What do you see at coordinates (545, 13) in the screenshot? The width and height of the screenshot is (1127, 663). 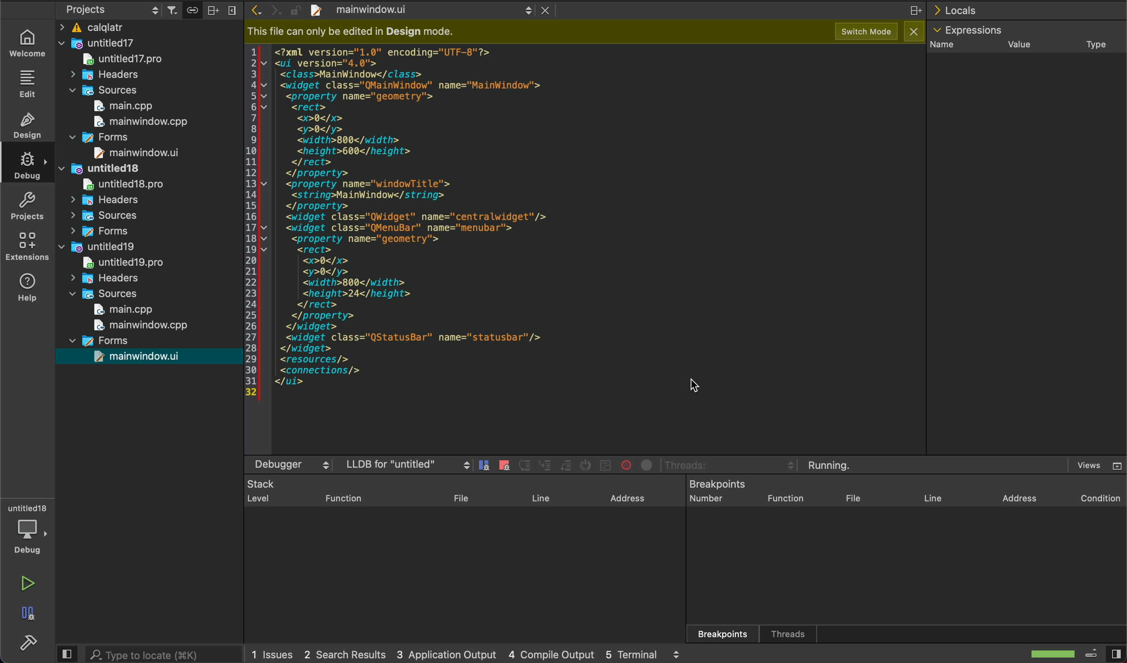 I see `close` at bounding box center [545, 13].